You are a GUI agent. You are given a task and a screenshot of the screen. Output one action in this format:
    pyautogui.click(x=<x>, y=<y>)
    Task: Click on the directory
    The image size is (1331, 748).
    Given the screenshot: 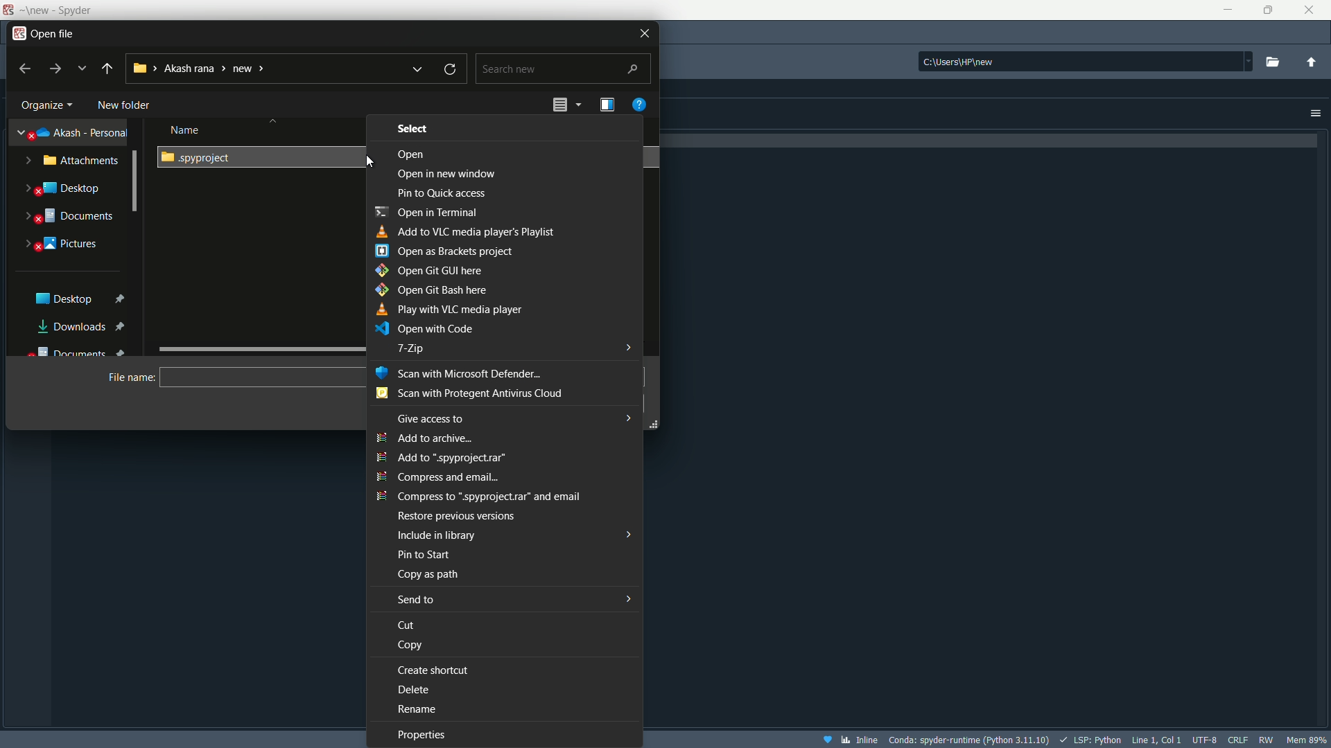 What is the action you would take?
    pyautogui.click(x=1086, y=61)
    